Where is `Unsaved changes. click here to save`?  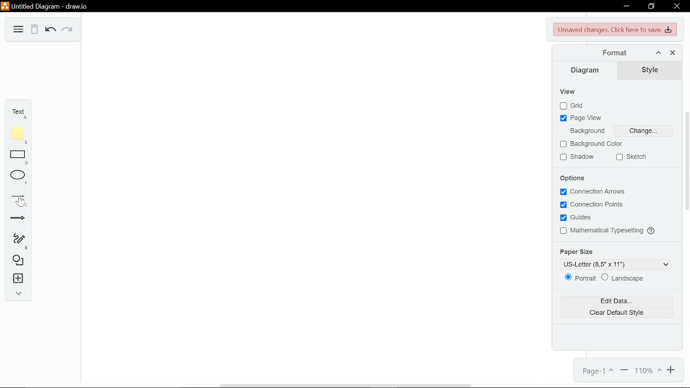 Unsaved changes. click here to save is located at coordinates (614, 30).